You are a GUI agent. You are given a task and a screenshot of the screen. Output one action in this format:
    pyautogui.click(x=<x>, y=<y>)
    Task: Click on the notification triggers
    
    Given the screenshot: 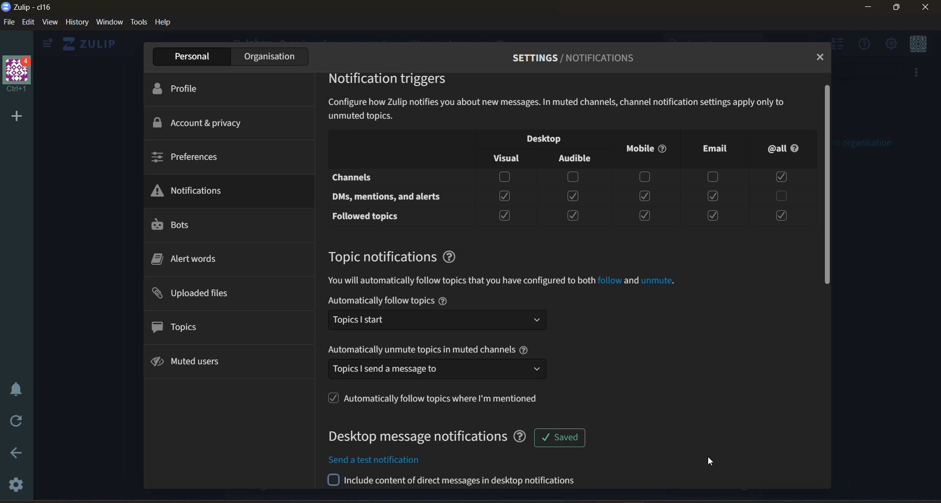 What is the action you would take?
    pyautogui.click(x=391, y=80)
    